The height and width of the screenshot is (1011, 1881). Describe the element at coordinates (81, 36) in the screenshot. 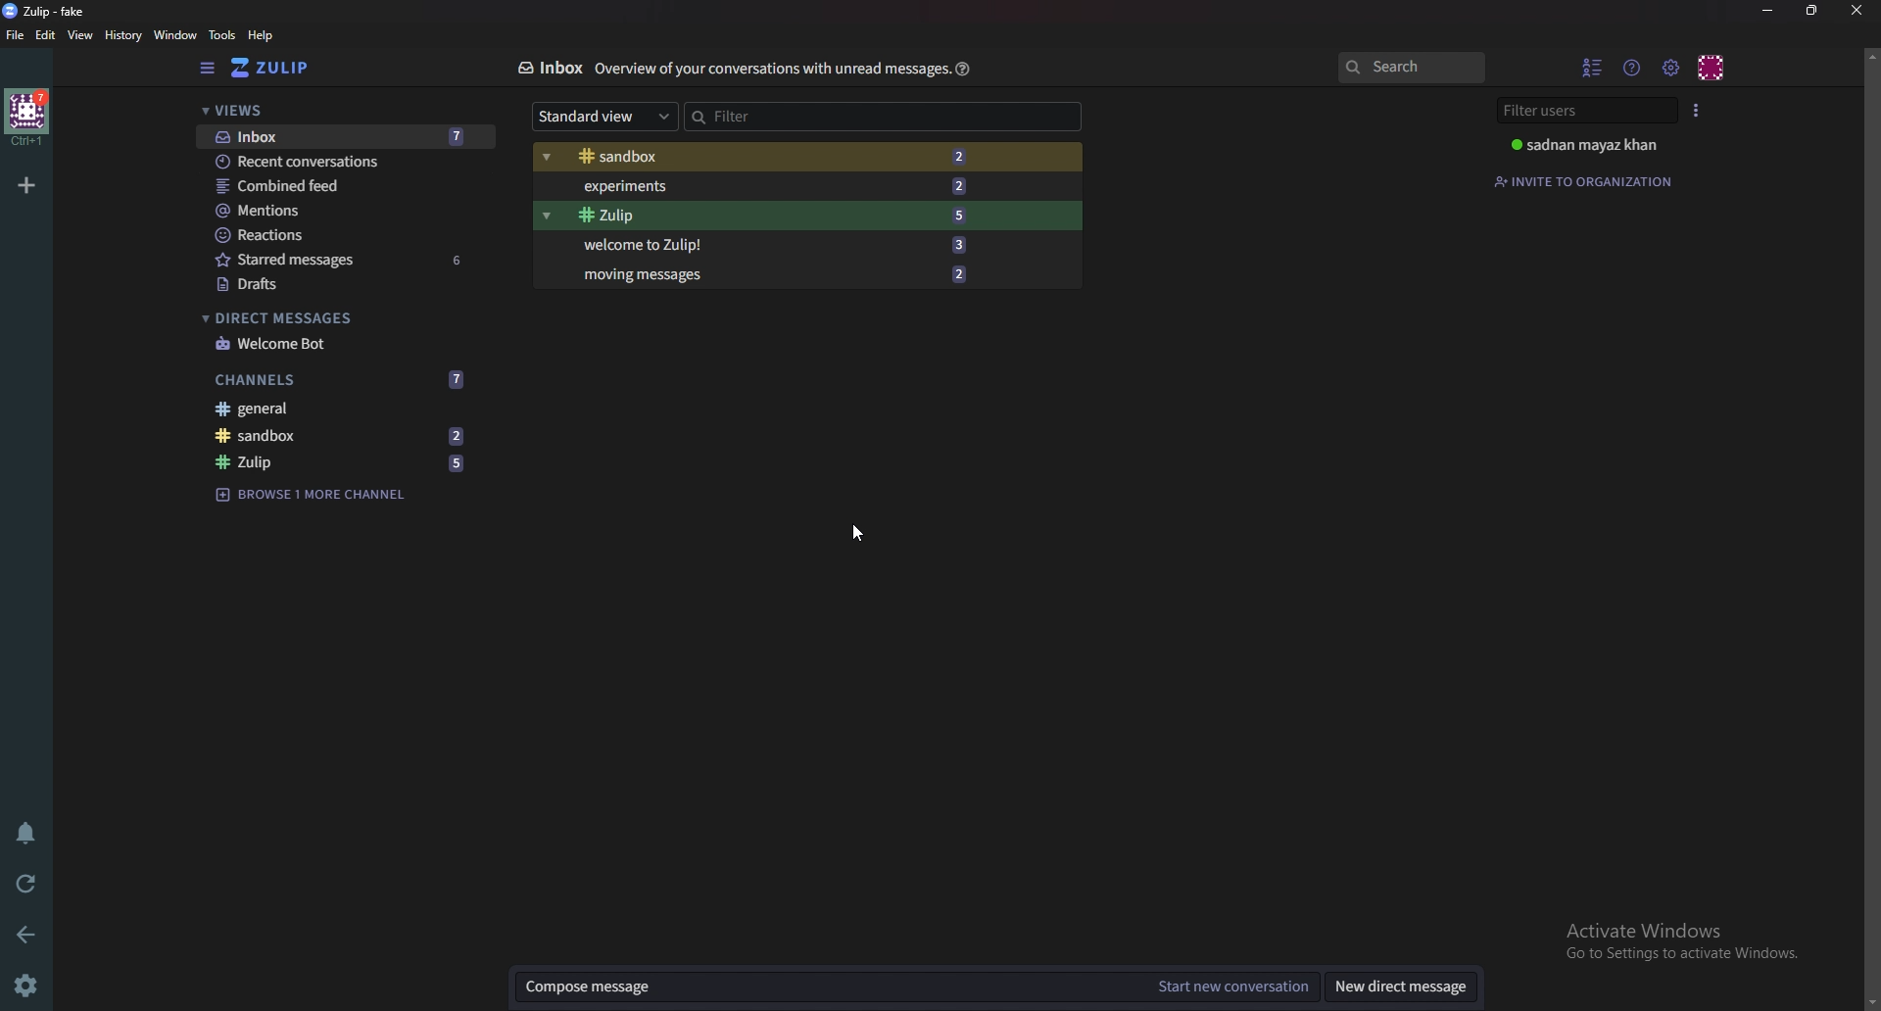

I see `View` at that location.